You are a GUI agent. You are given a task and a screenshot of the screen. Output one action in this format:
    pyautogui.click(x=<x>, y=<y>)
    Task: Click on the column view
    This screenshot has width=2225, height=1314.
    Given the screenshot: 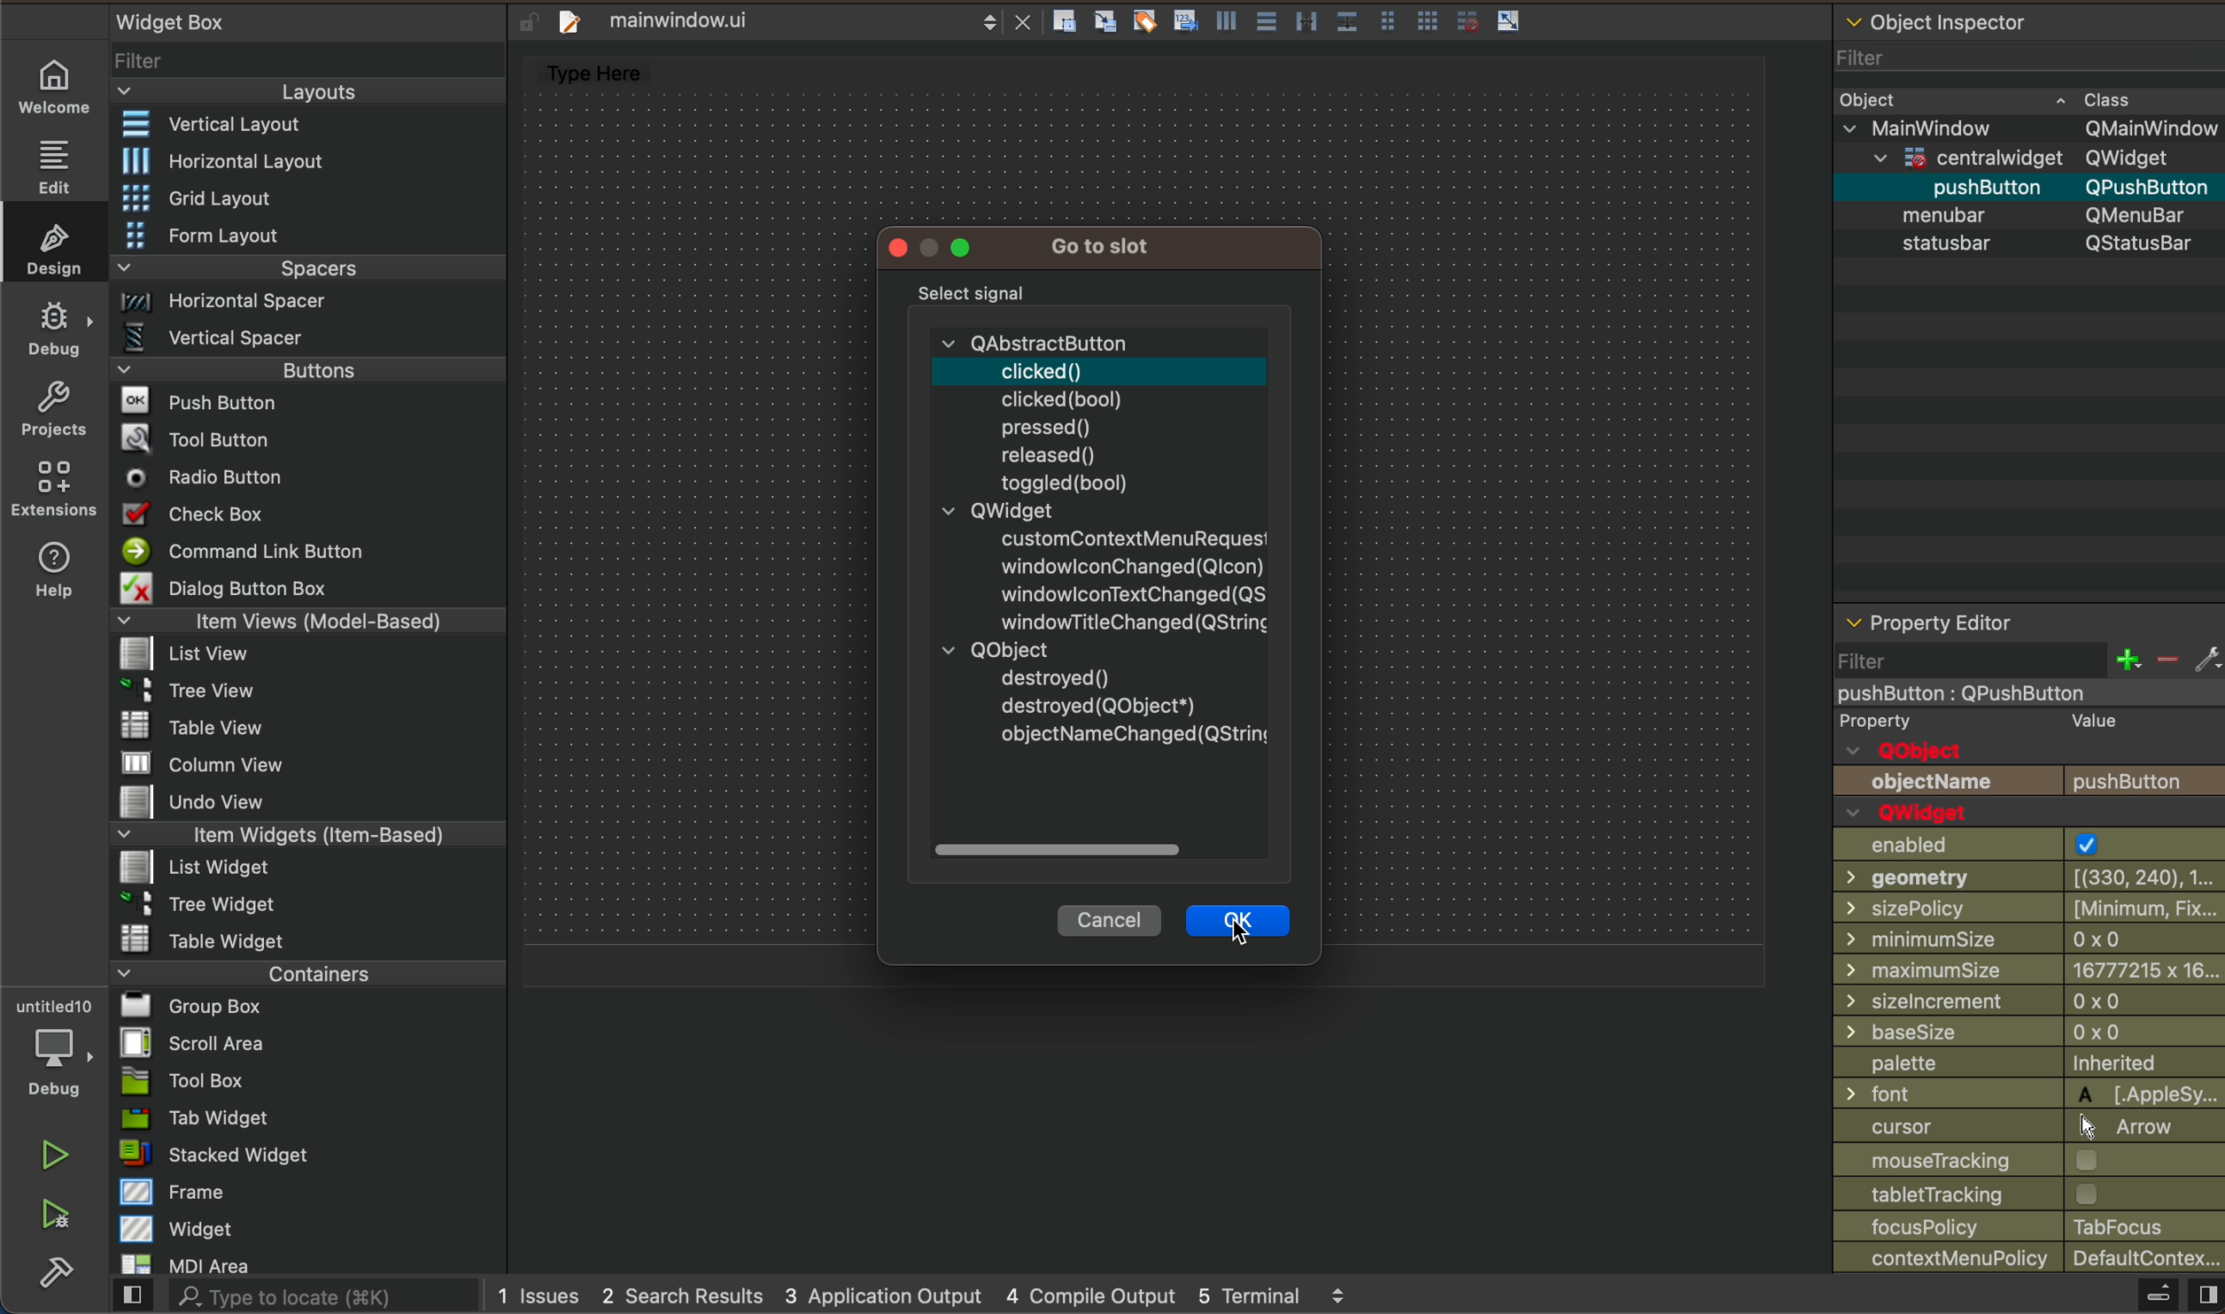 What is the action you would take?
    pyautogui.click(x=305, y=763)
    